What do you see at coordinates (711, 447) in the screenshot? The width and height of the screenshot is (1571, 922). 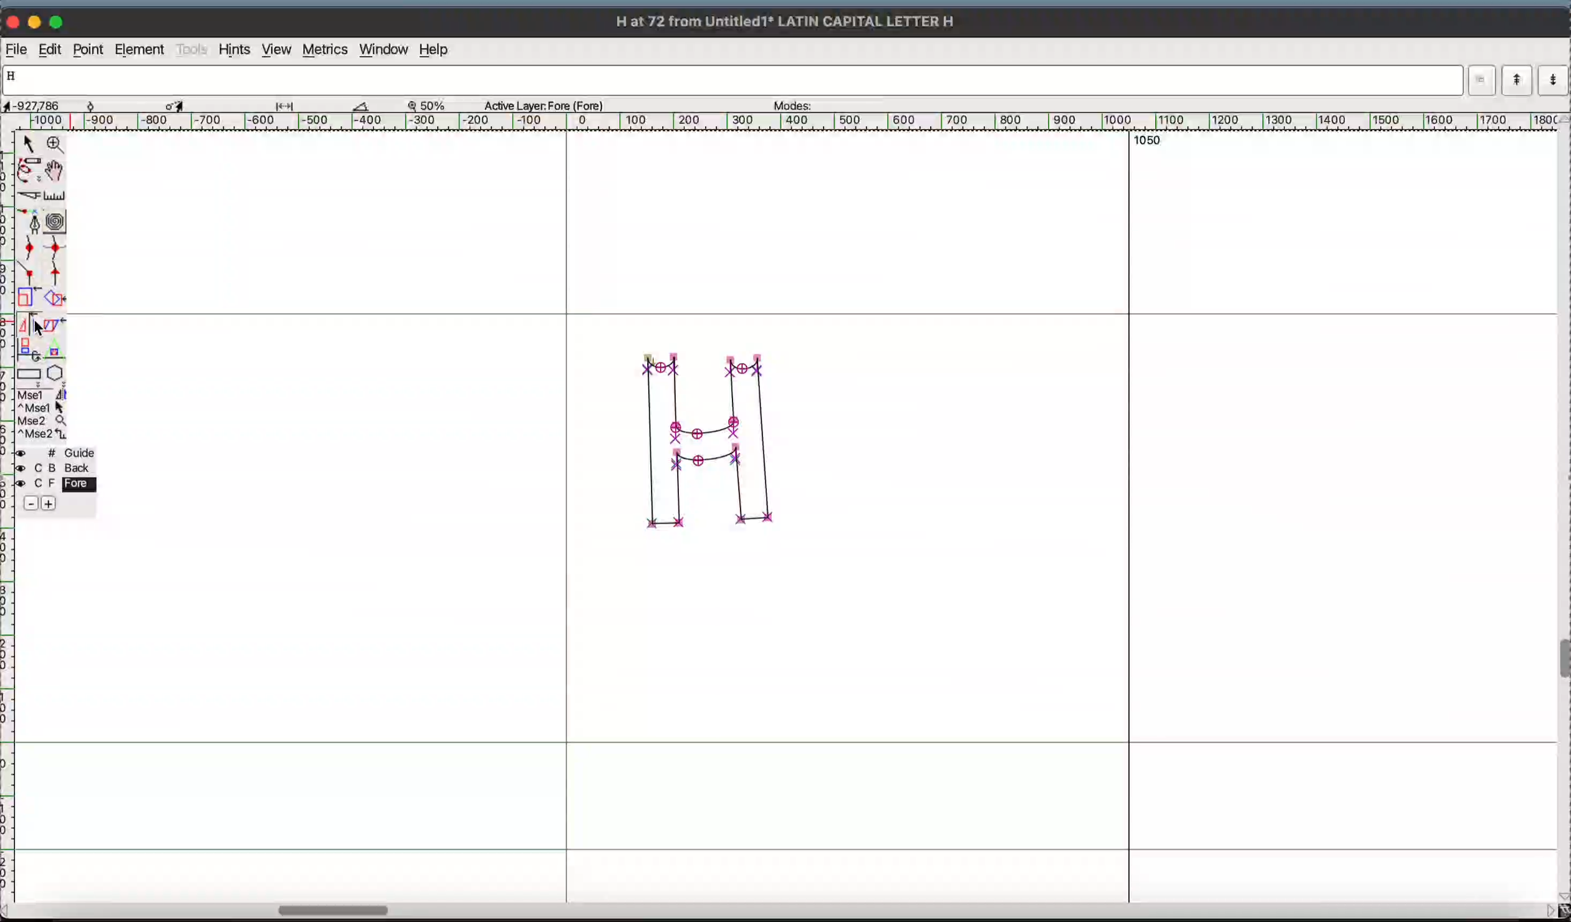 I see `glyph "H"` at bounding box center [711, 447].